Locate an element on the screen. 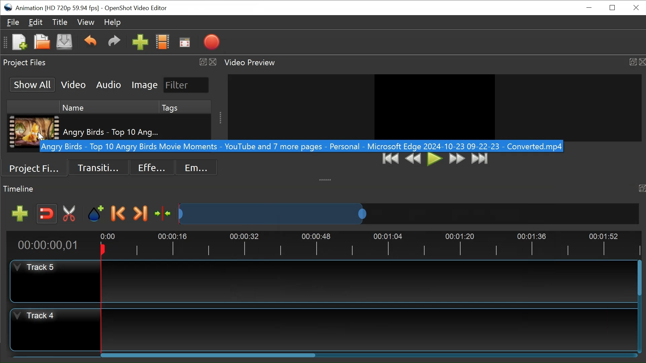 The height and width of the screenshot is (363, 646). Project Files is located at coordinates (36, 168).